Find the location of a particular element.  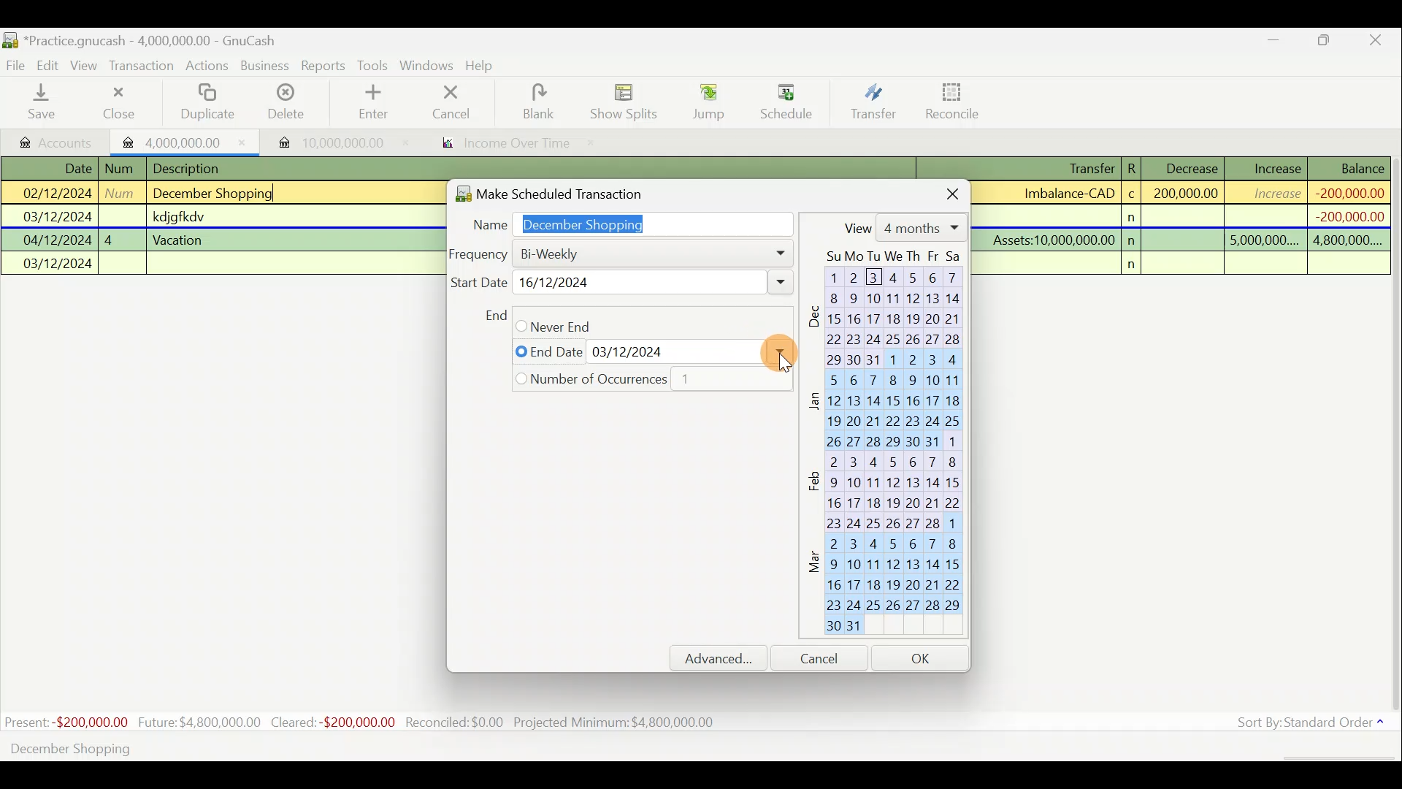

Business is located at coordinates (266, 66).